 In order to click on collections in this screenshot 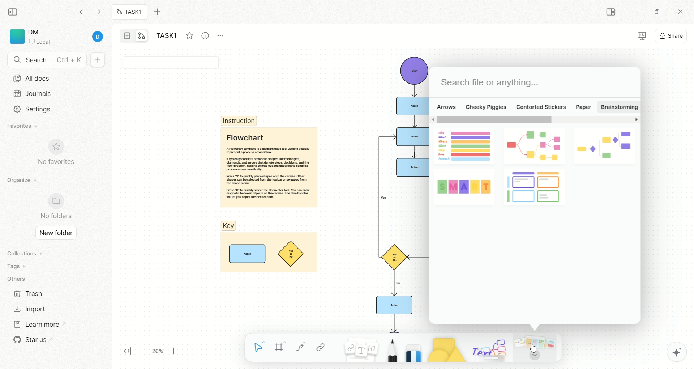, I will do `click(23, 253)`.